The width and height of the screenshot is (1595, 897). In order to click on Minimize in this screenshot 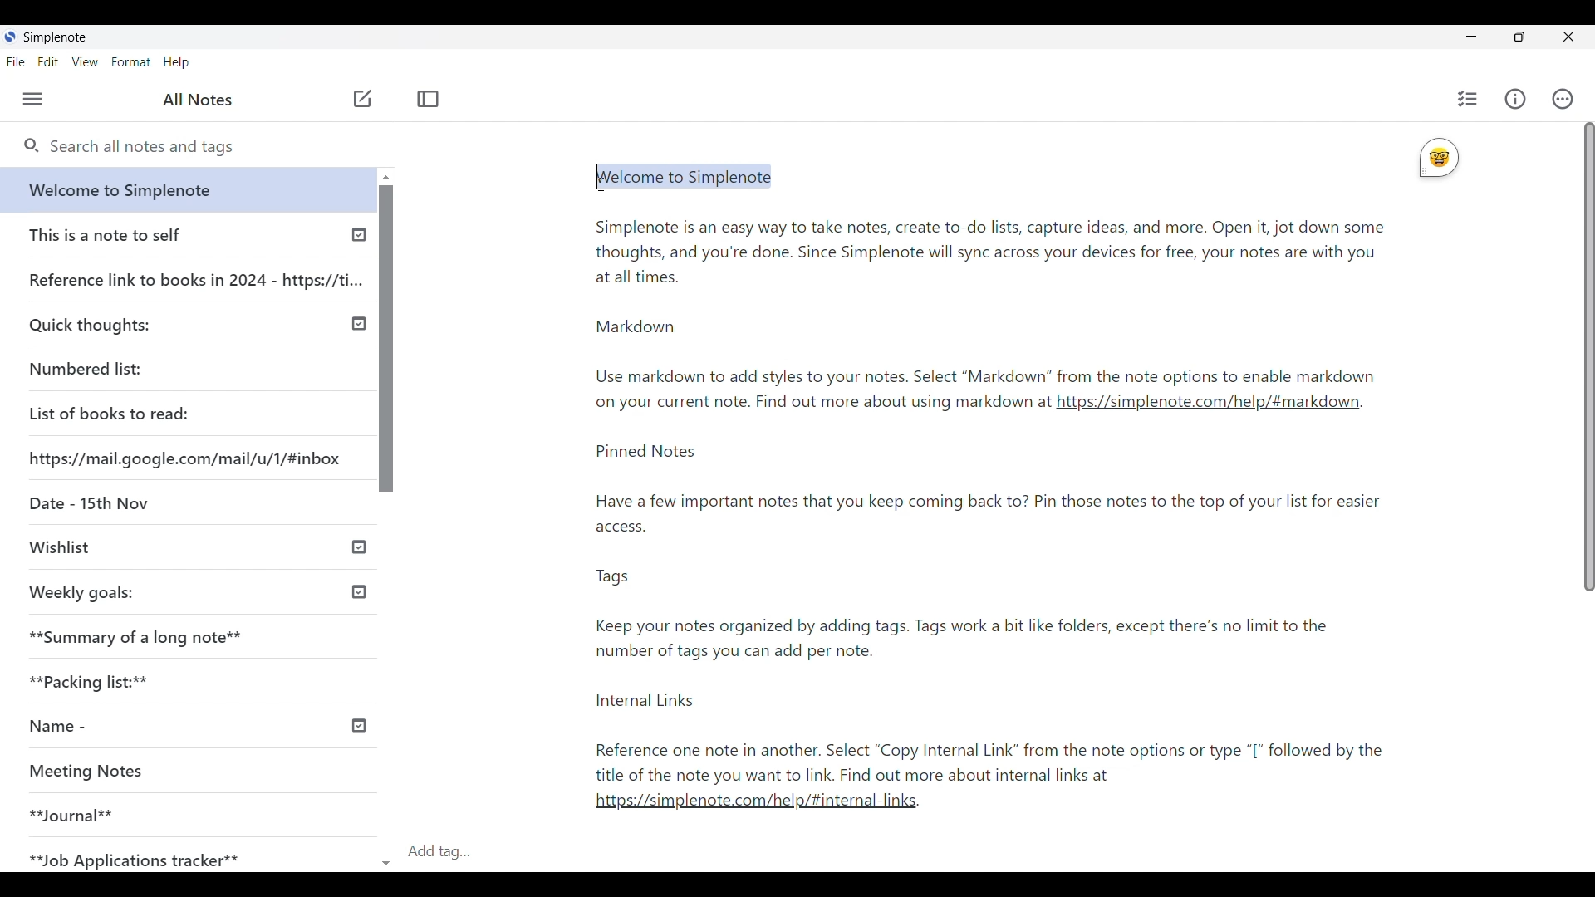, I will do `click(1471, 37)`.